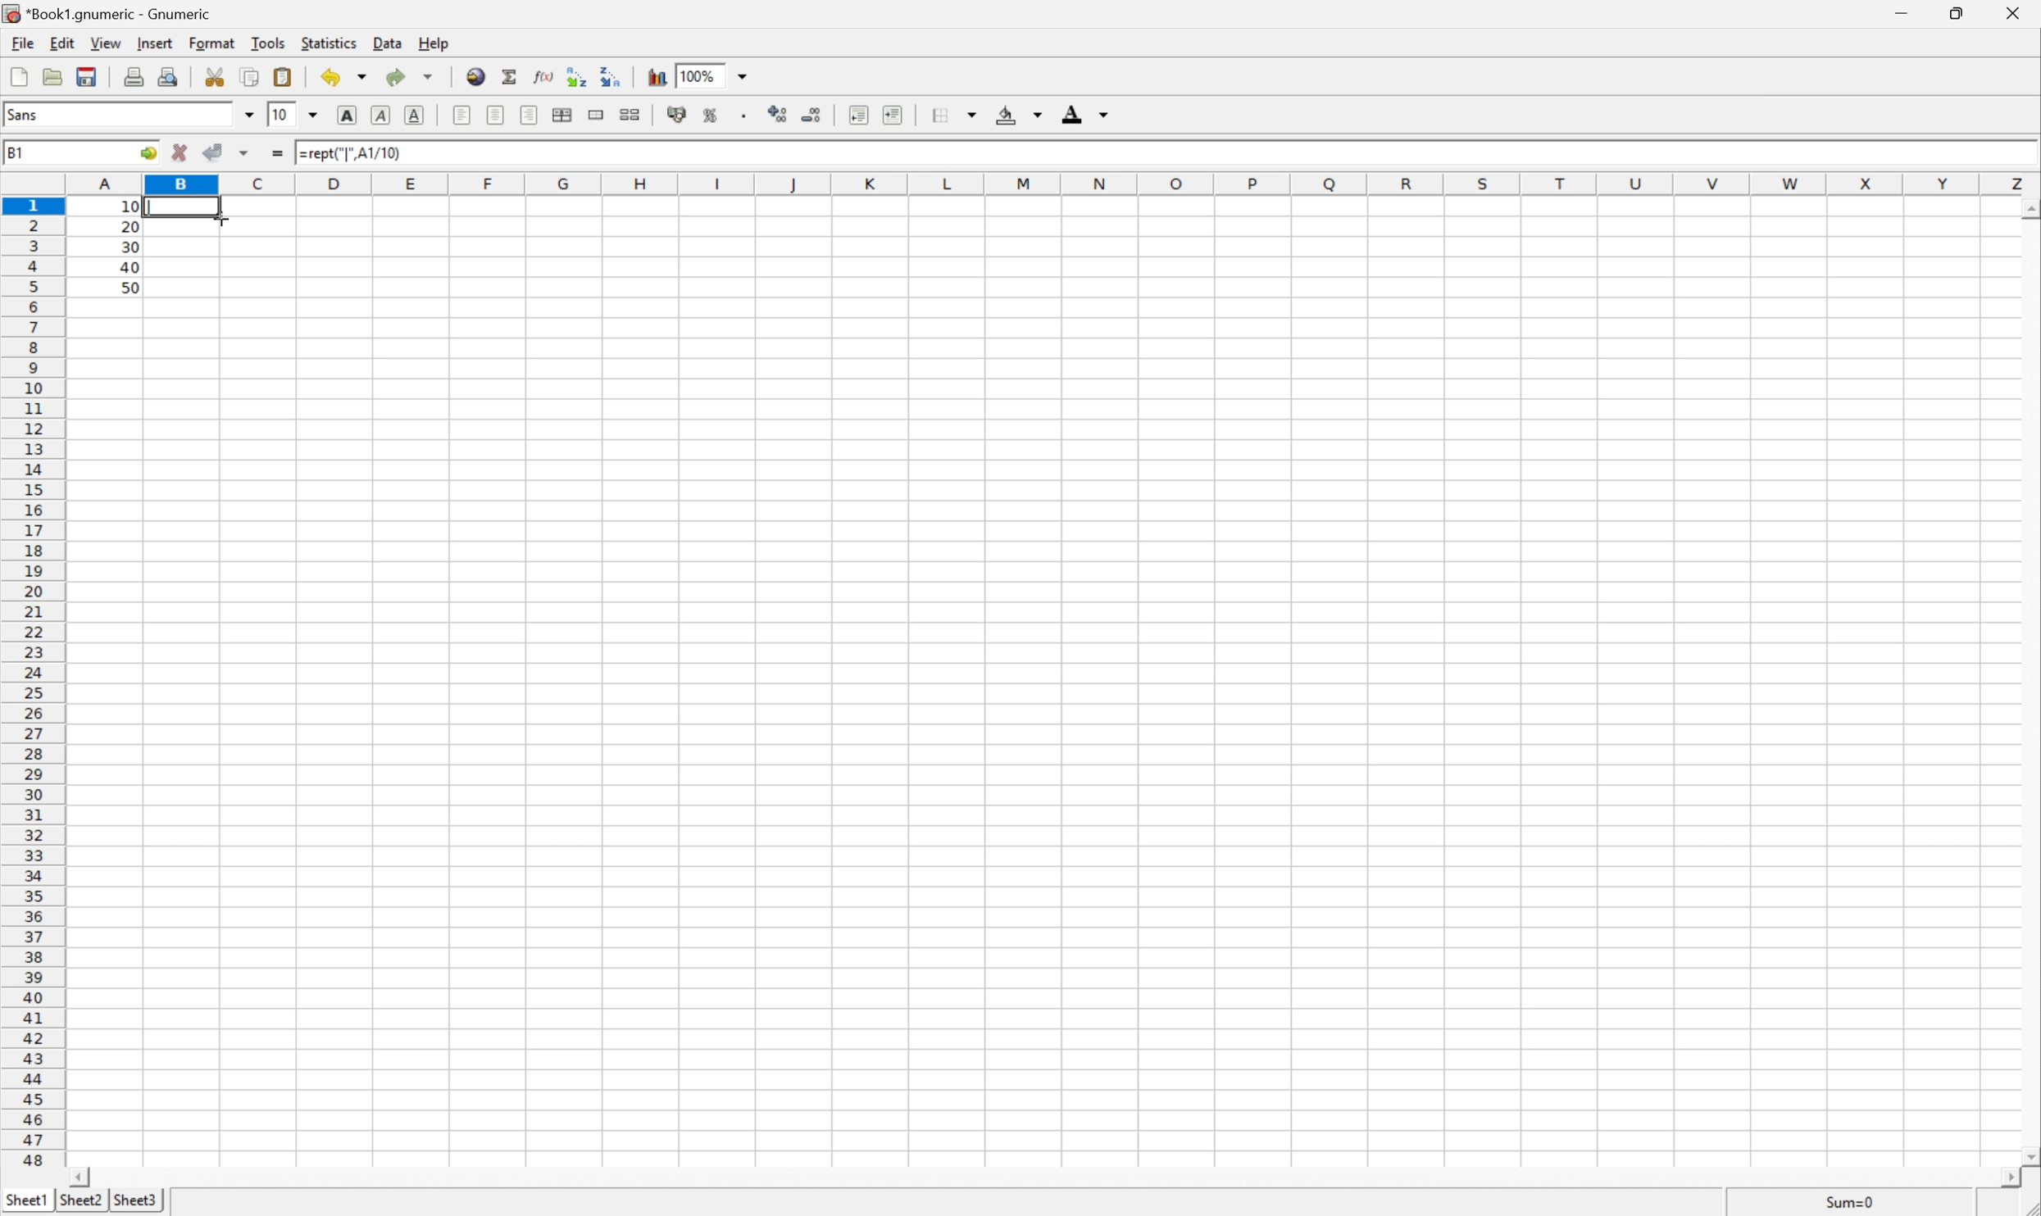  What do you see at coordinates (32, 683) in the screenshot?
I see `Row Number` at bounding box center [32, 683].